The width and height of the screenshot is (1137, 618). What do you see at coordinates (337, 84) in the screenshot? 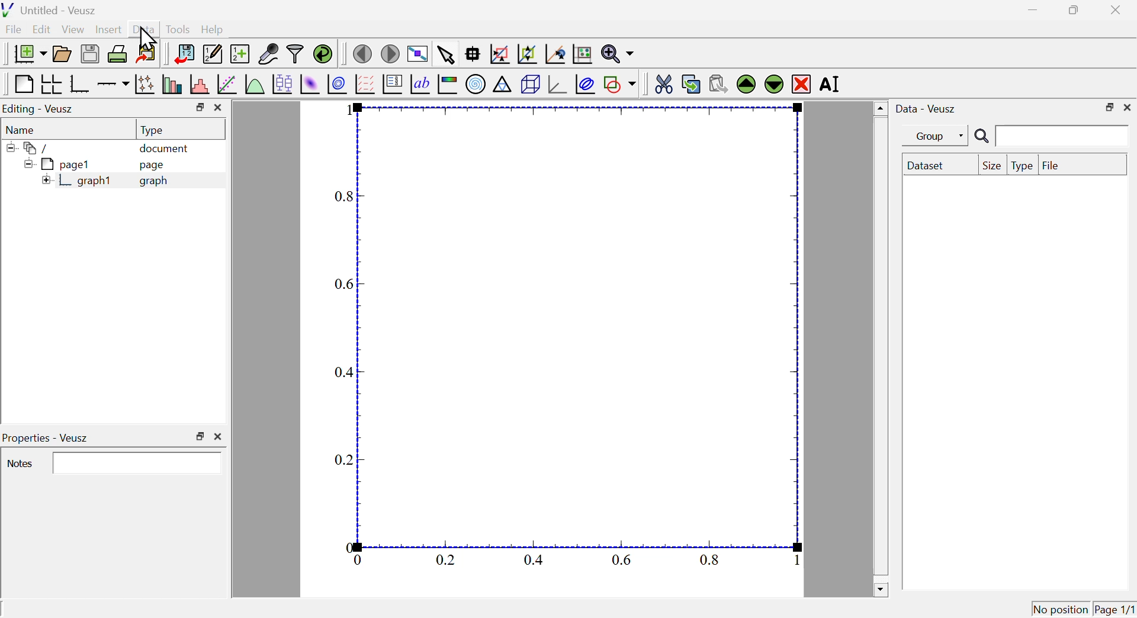
I see `plot a 2d dataset as contours` at bounding box center [337, 84].